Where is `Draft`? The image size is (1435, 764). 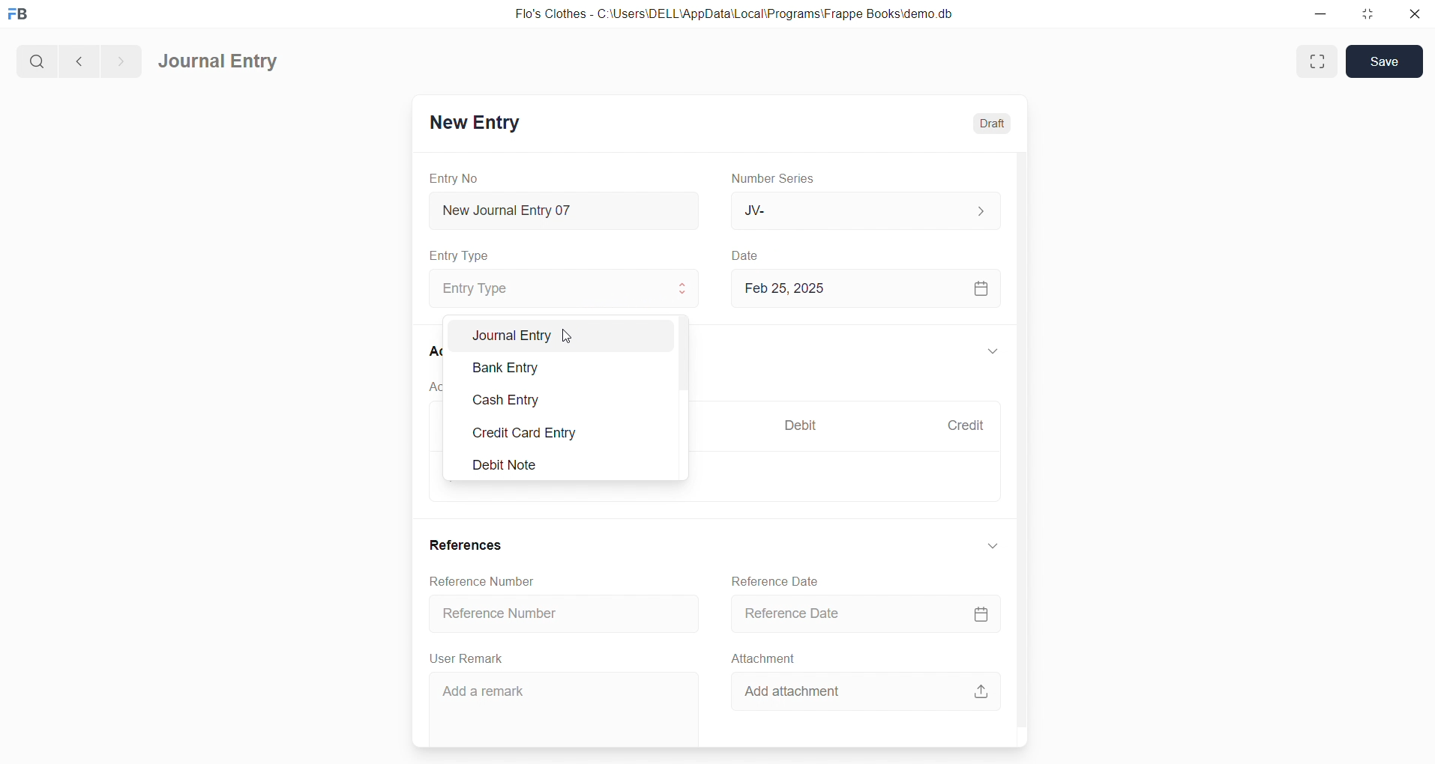
Draft is located at coordinates (993, 121).